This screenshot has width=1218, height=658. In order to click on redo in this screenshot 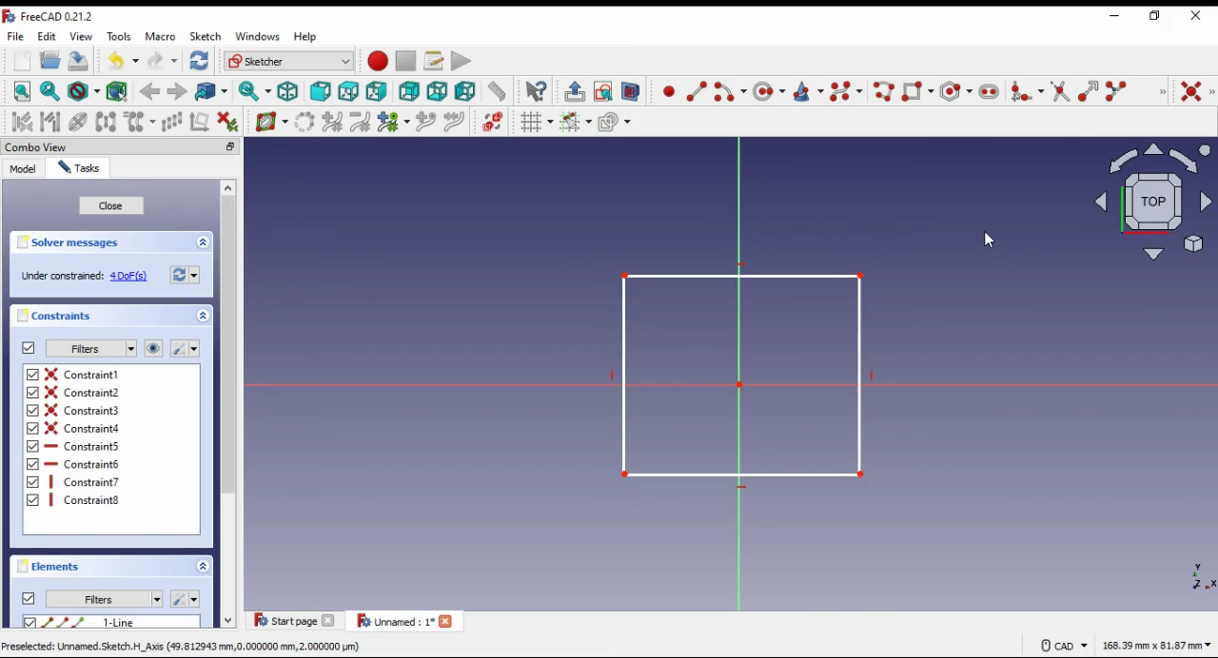, I will do `click(163, 61)`.